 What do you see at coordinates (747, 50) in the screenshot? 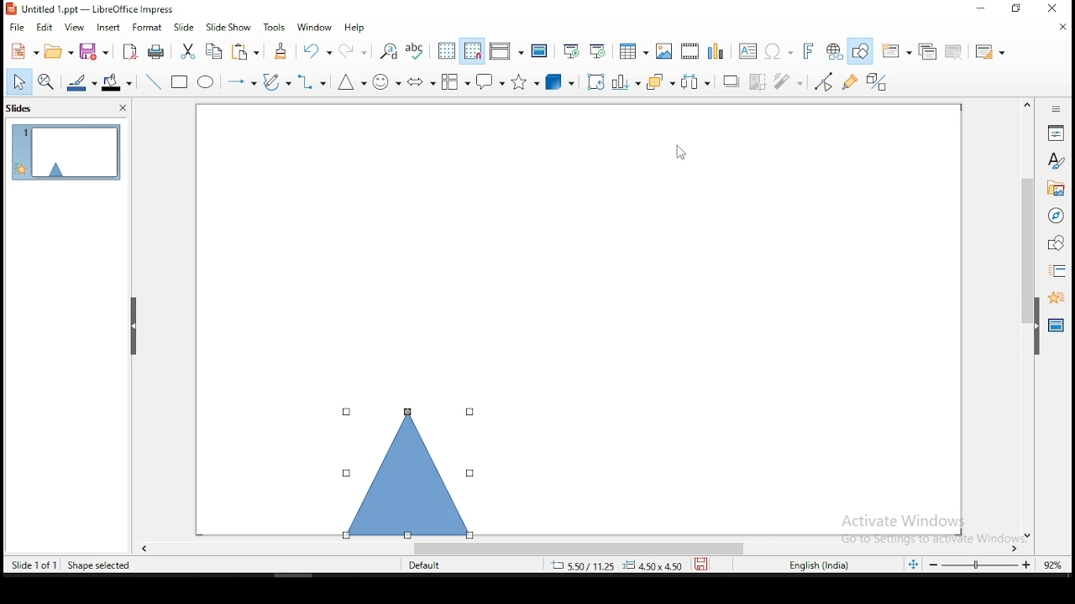
I see `text box` at bounding box center [747, 50].